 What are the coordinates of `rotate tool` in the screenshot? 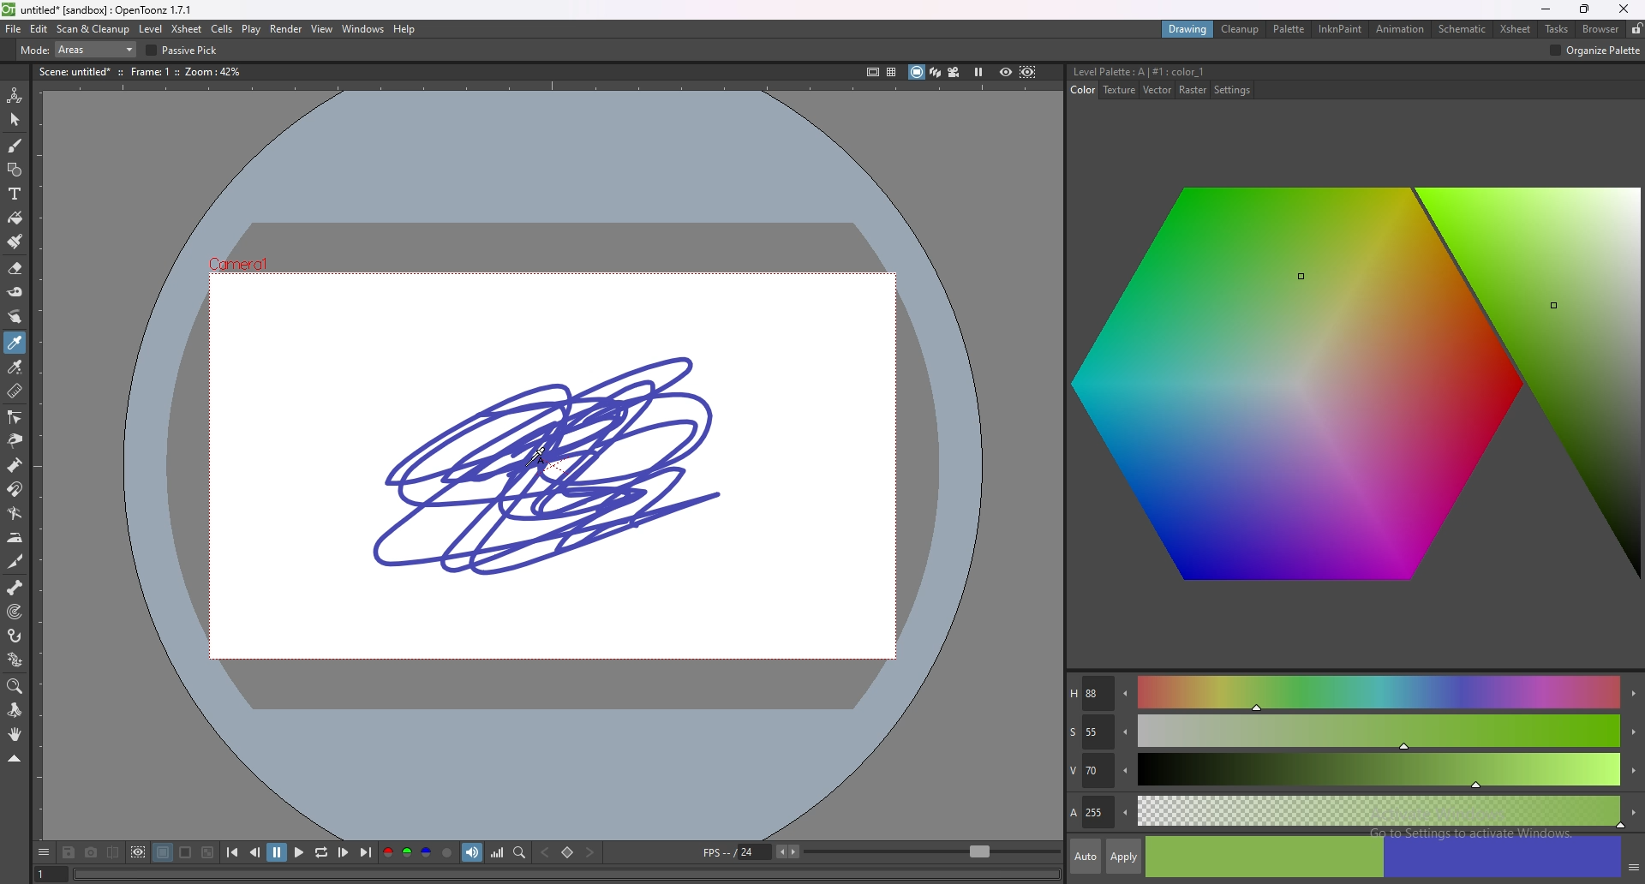 It's located at (15, 711).